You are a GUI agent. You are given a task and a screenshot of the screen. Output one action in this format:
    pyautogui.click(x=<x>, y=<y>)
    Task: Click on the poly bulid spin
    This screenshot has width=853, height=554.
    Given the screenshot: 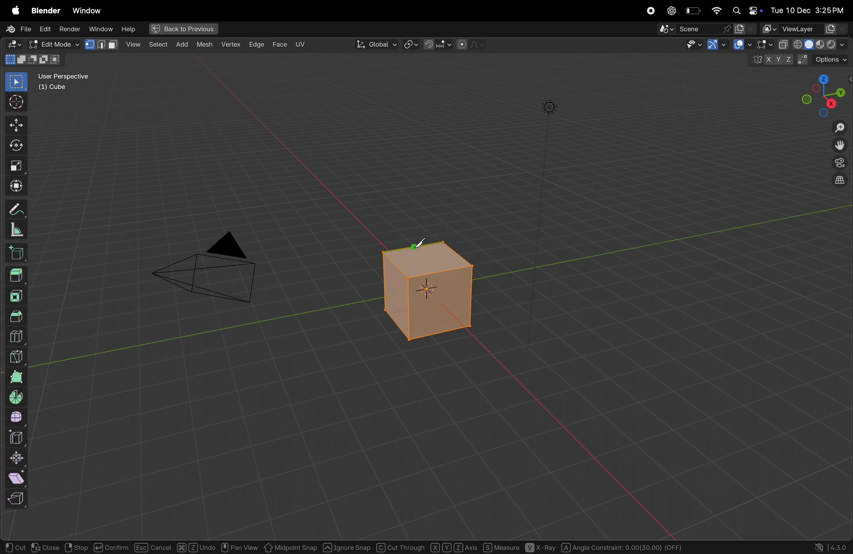 What is the action you would take?
    pyautogui.click(x=16, y=377)
    